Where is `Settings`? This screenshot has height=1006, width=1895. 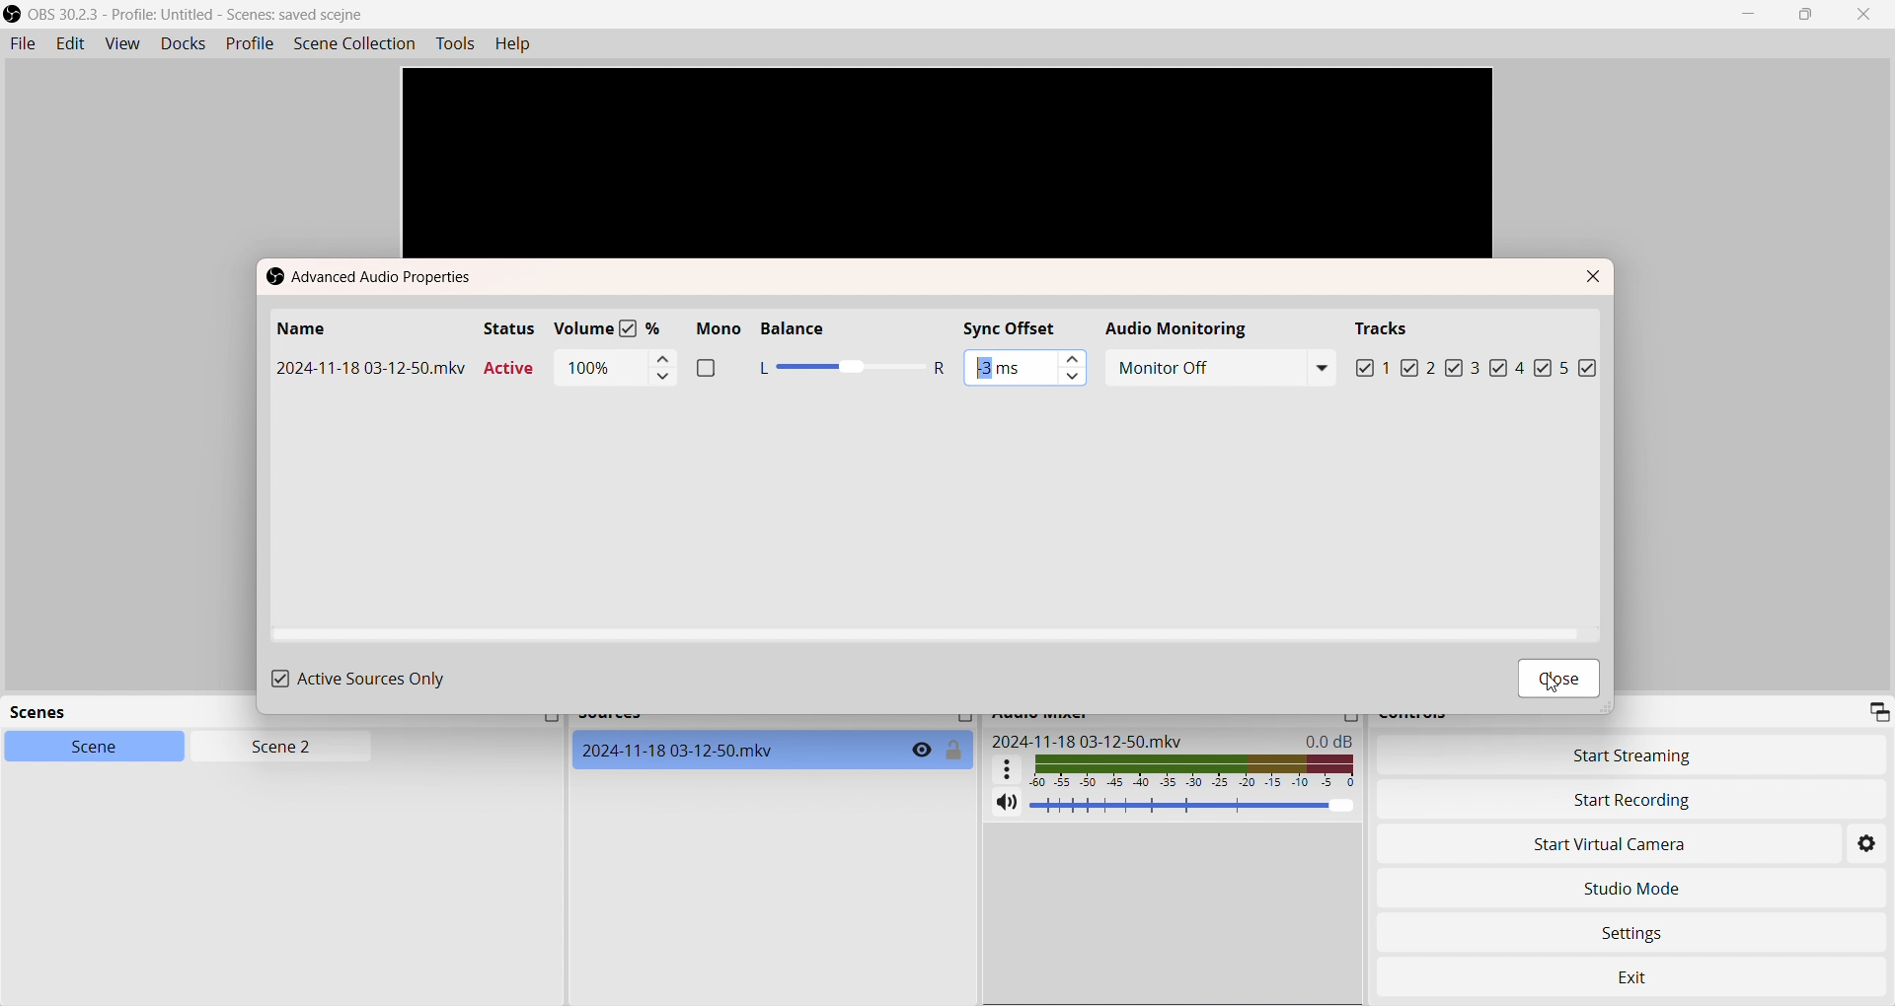
Settings is located at coordinates (1868, 846).